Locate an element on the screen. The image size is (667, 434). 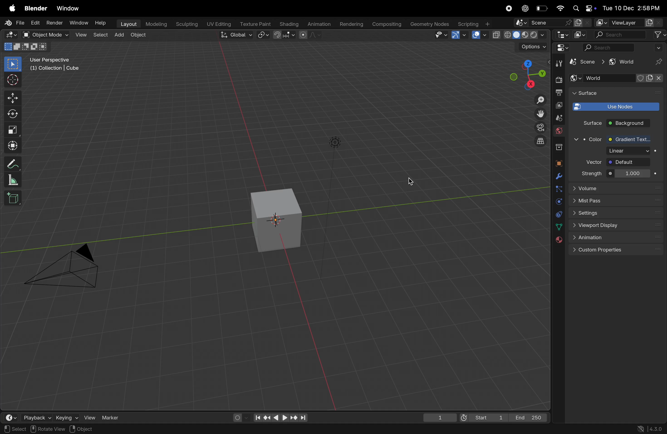
move is located at coordinates (13, 97).